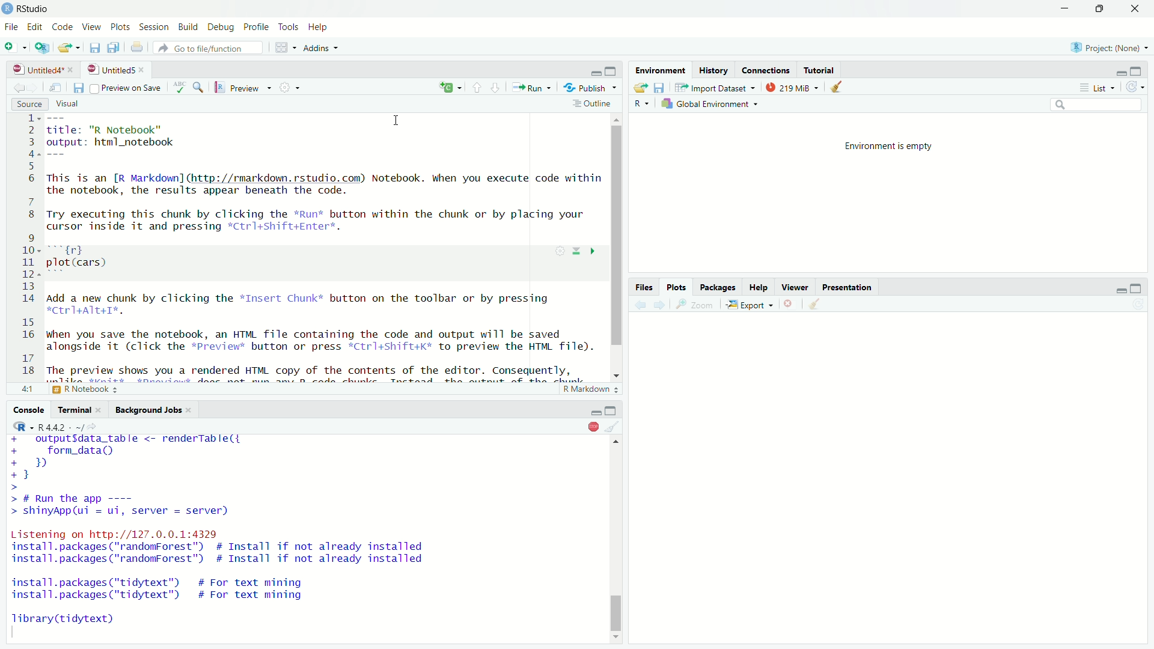 This screenshot has width=1154, height=649. I want to click on Zoom, so click(698, 305).